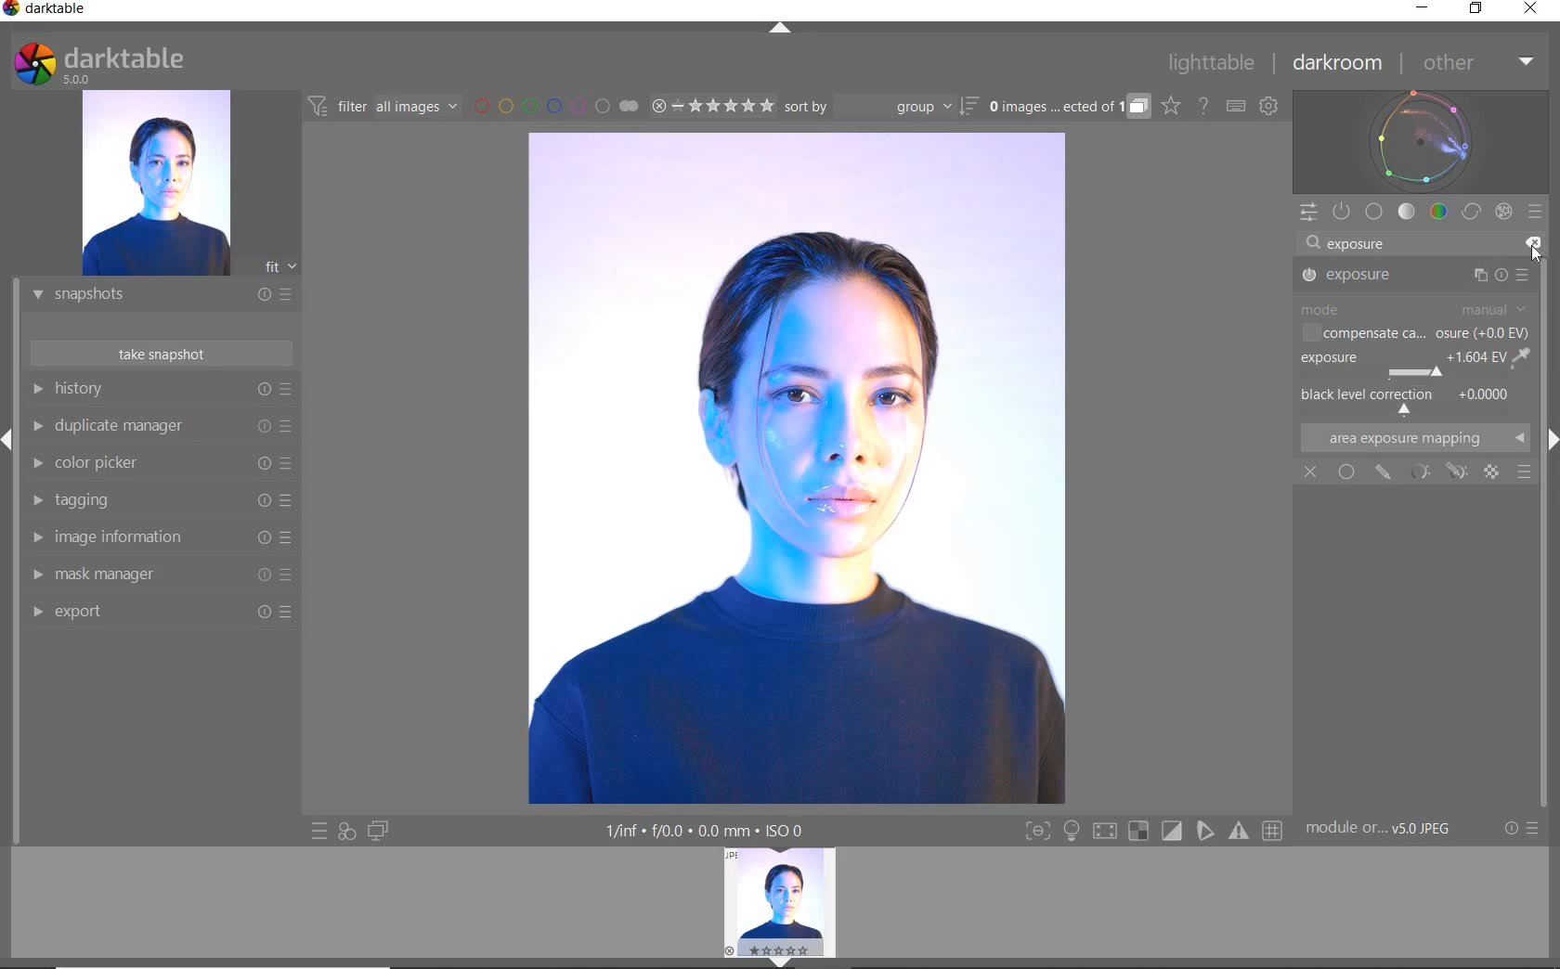 The image size is (1560, 969). I want to click on MASK OPTION, so click(1422, 472).